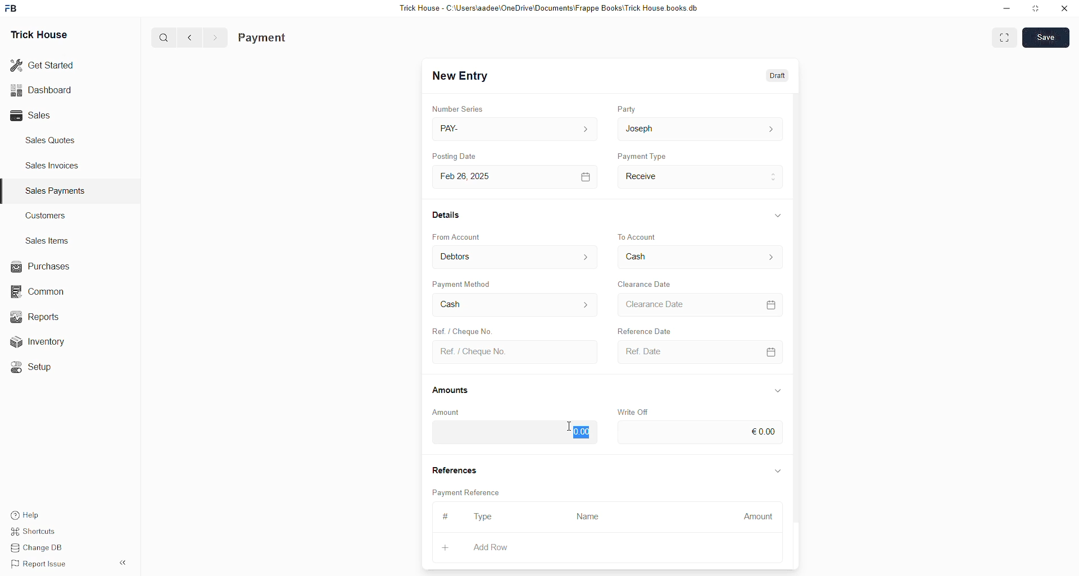  I want to click on Amount, so click(754, 518).